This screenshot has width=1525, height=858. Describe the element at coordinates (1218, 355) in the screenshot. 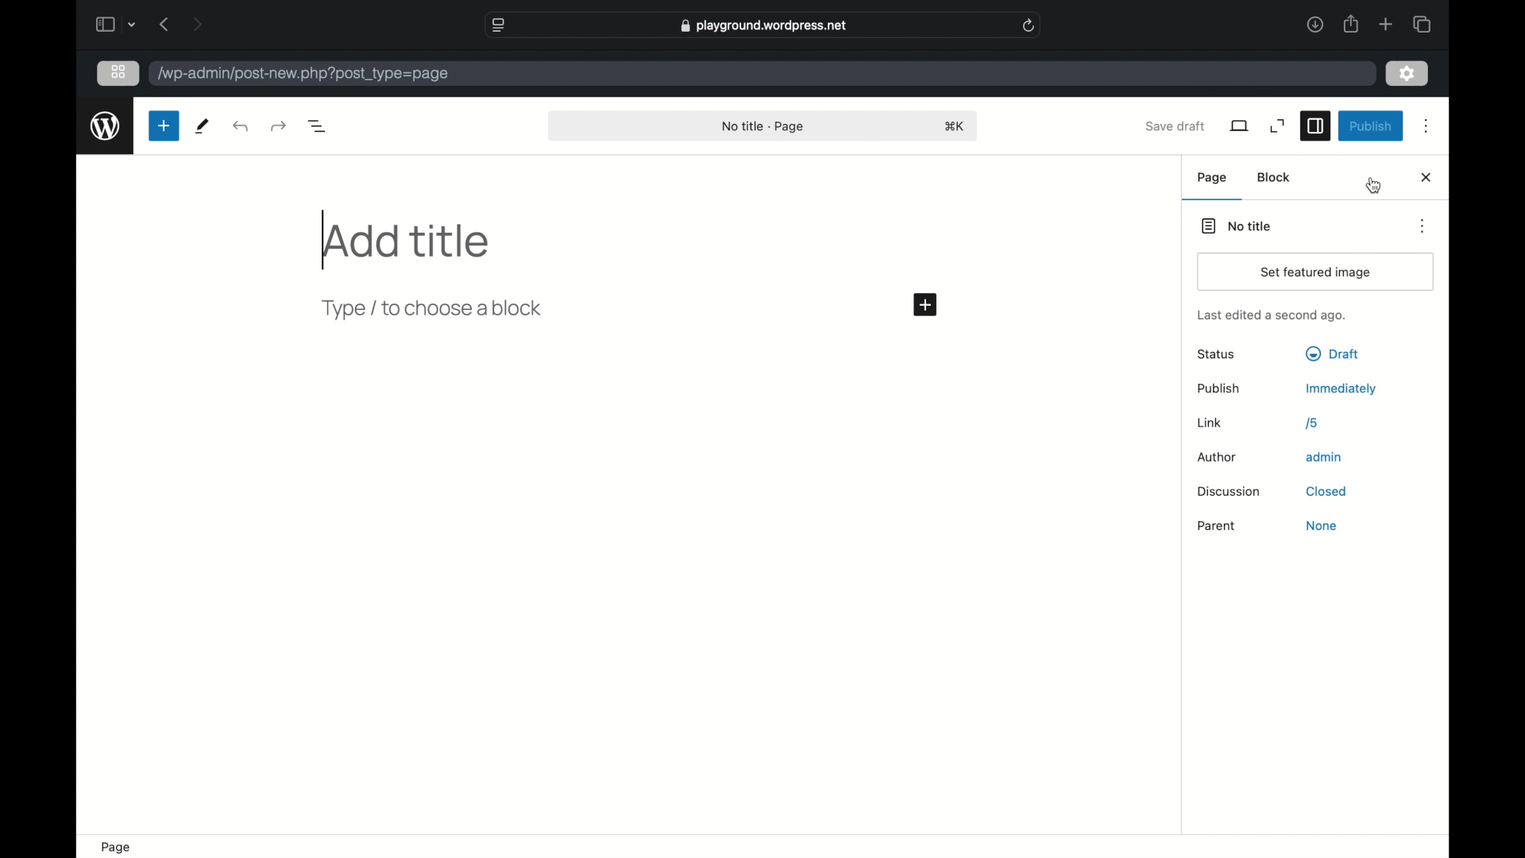

I see `status` at that location.